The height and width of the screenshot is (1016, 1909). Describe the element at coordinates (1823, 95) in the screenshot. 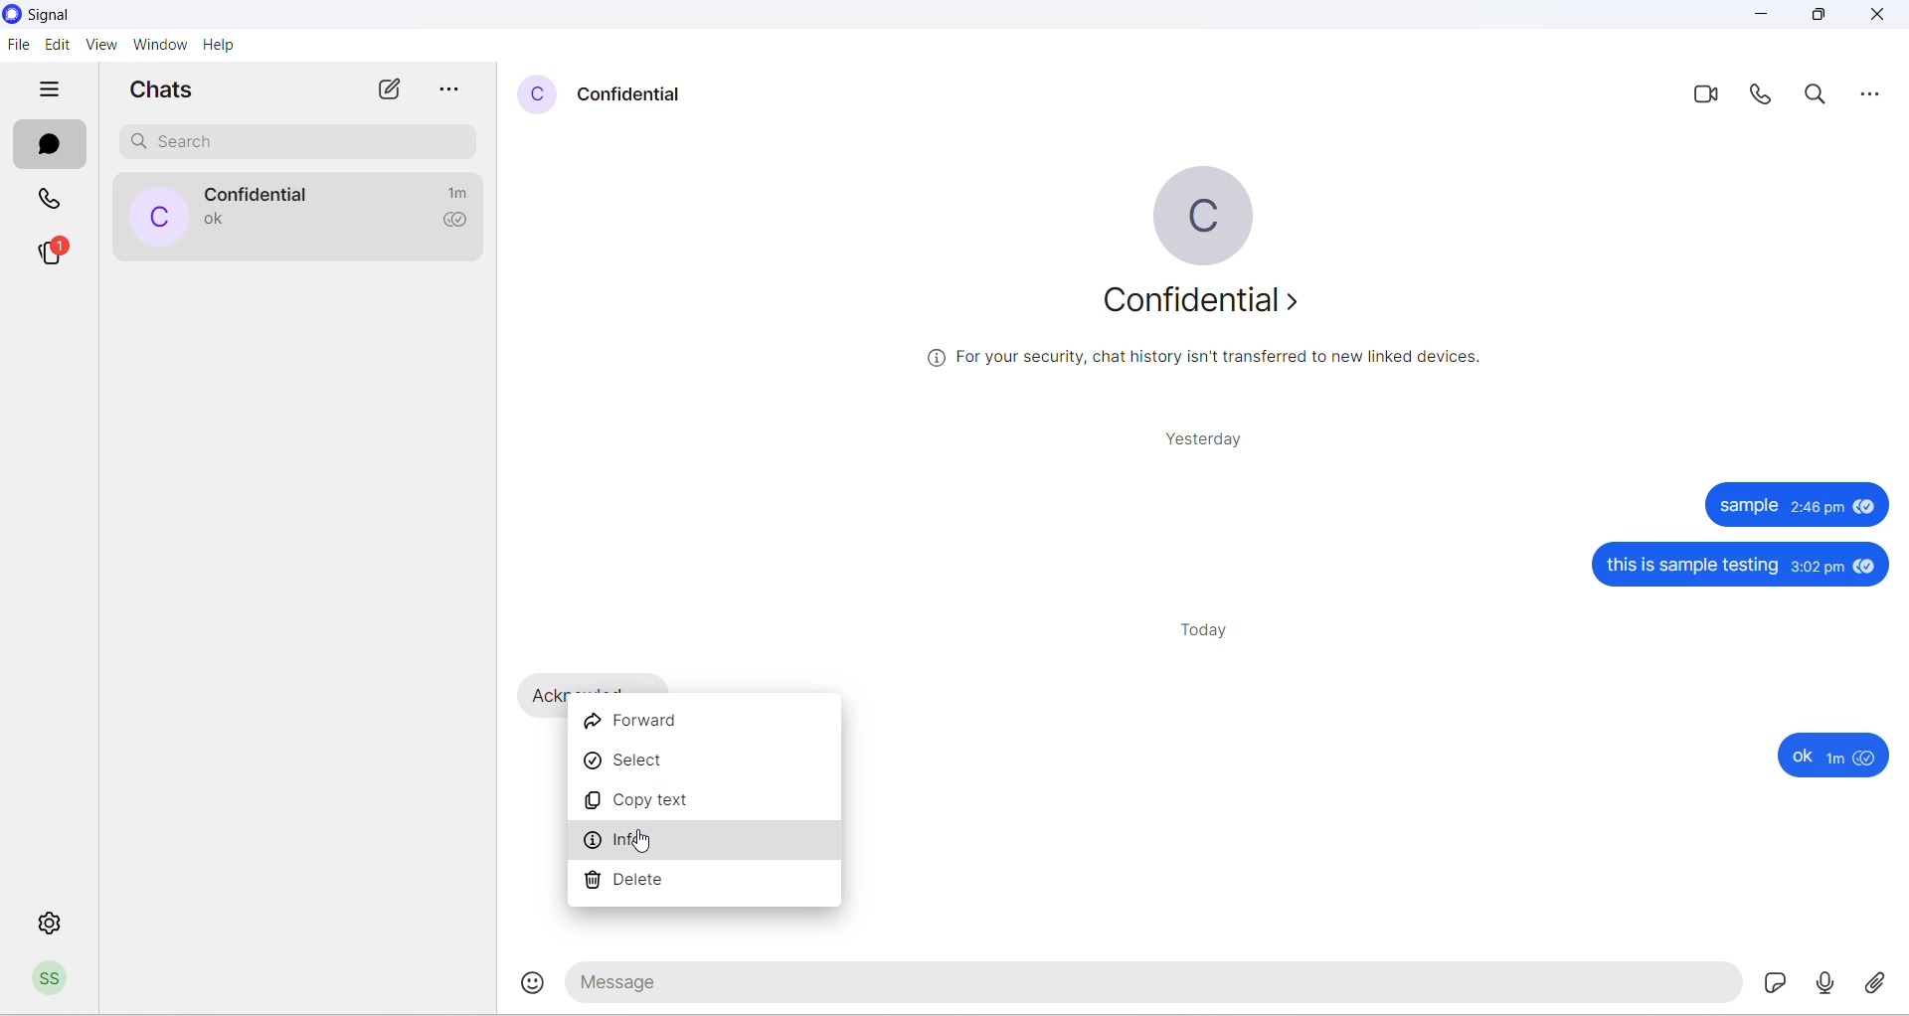

I see `search in messages` at that location.